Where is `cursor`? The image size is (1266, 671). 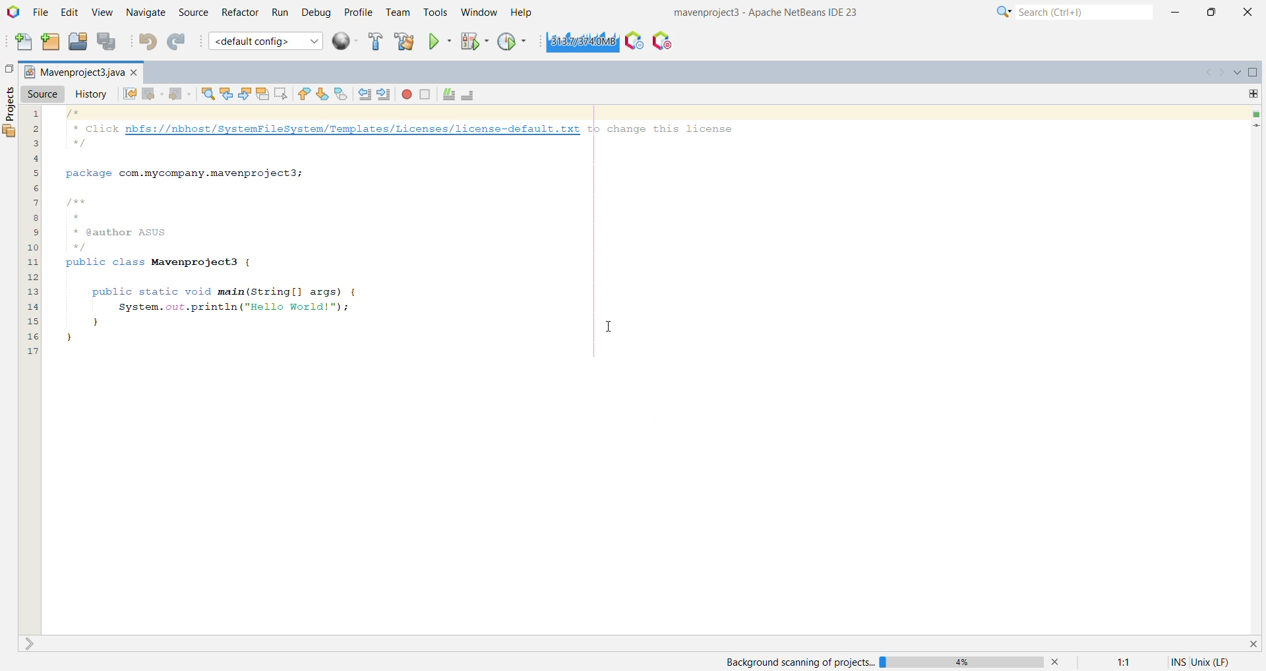 cursor is located at coordinates (611, 328).